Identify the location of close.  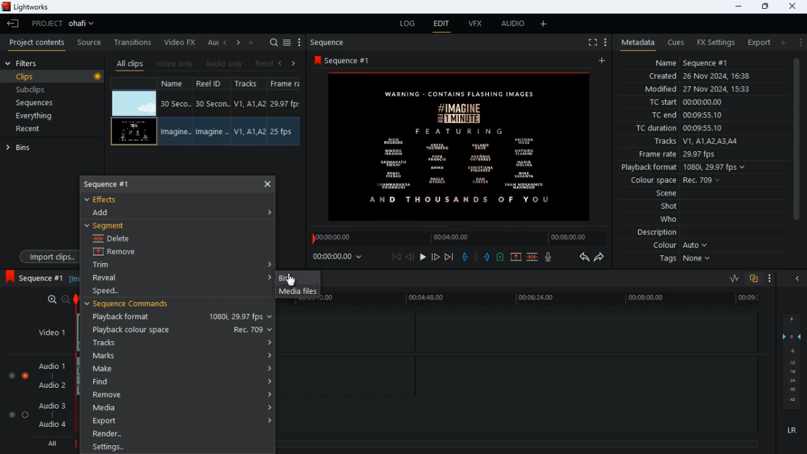
(799, 279).